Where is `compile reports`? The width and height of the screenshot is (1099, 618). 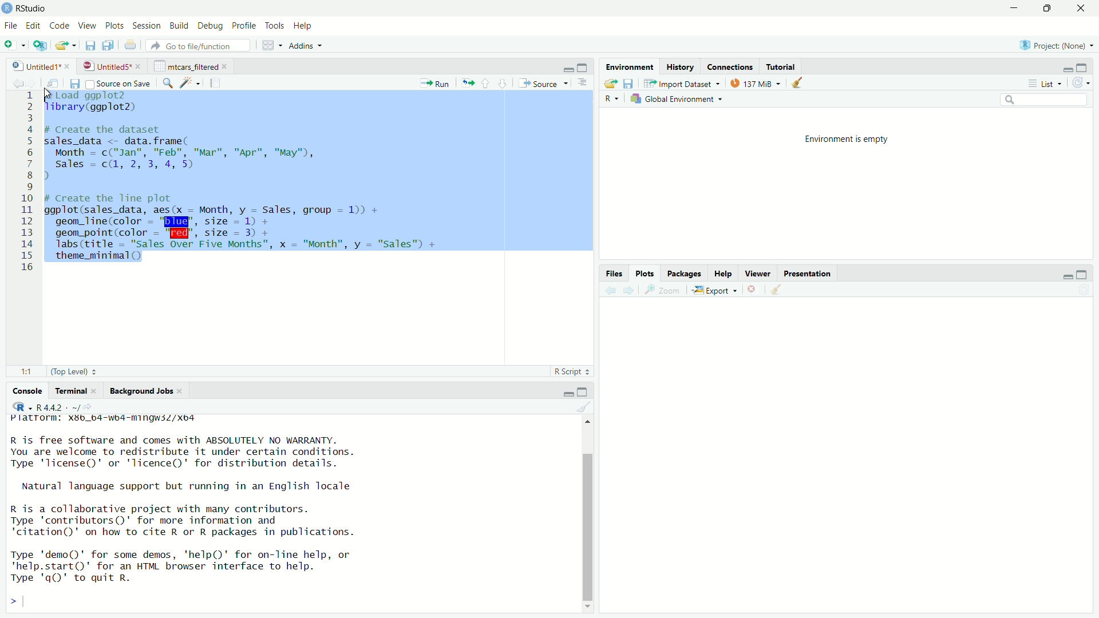
compile reports is located at coordinates (215, 82).